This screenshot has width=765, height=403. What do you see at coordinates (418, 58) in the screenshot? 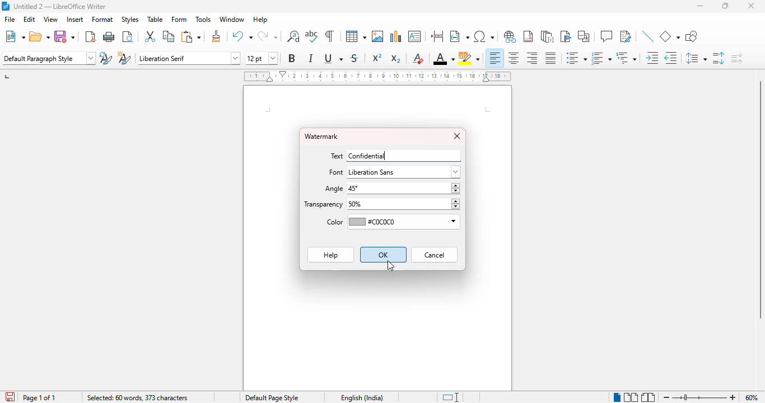
I see `clear direct formatting` at bounding box center [418, 58].